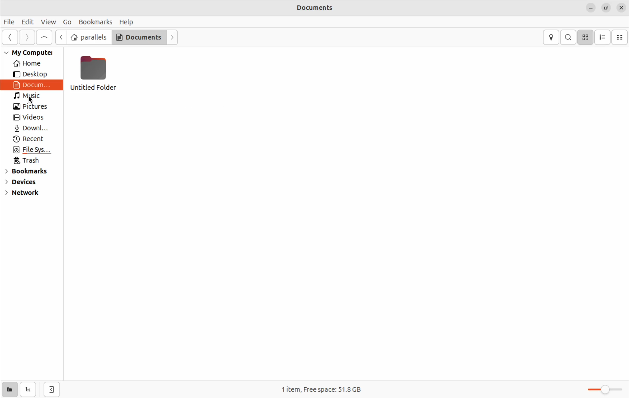 Image resolution: width=629 pixels, height=398 pixels. Describe the element at coordinates (30, 118) in the screenshot. I see `Videos` at that location.